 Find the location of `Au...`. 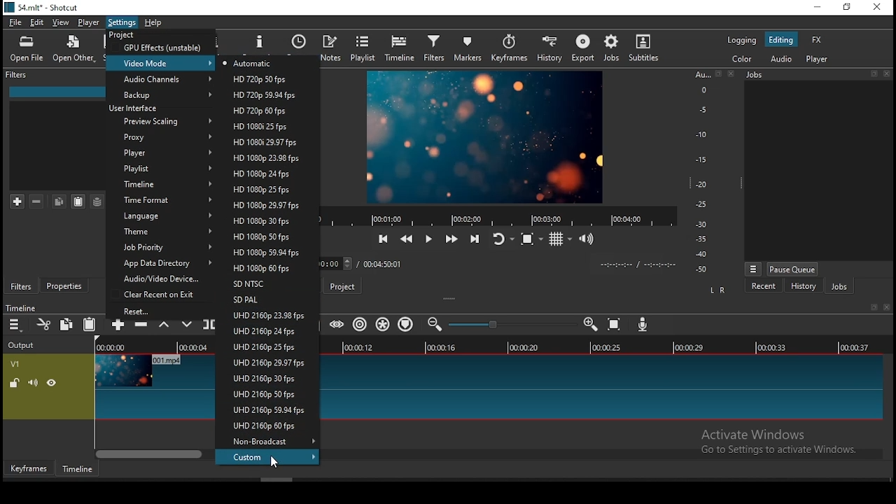

Au... is located at coordinates (700, 74).